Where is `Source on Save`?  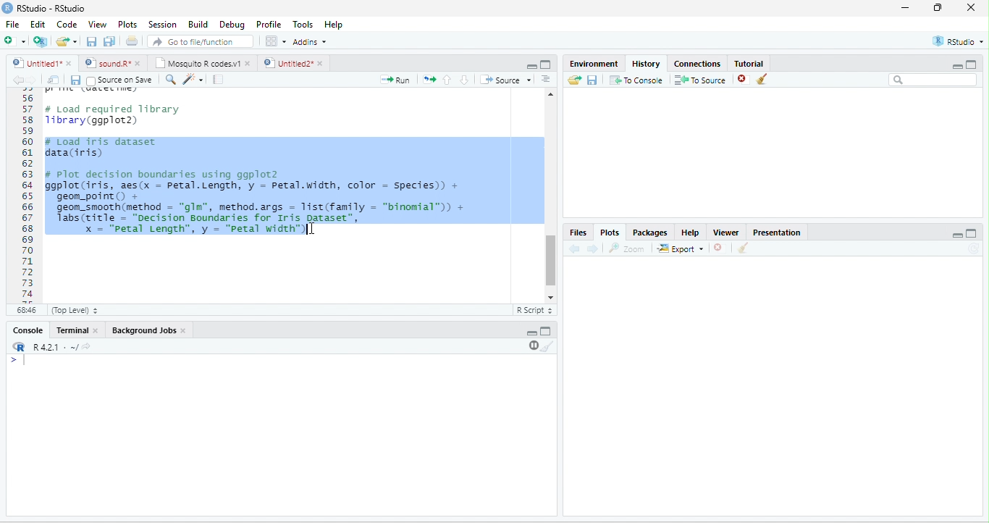 Source on Save is located at coordinates (119, 80).